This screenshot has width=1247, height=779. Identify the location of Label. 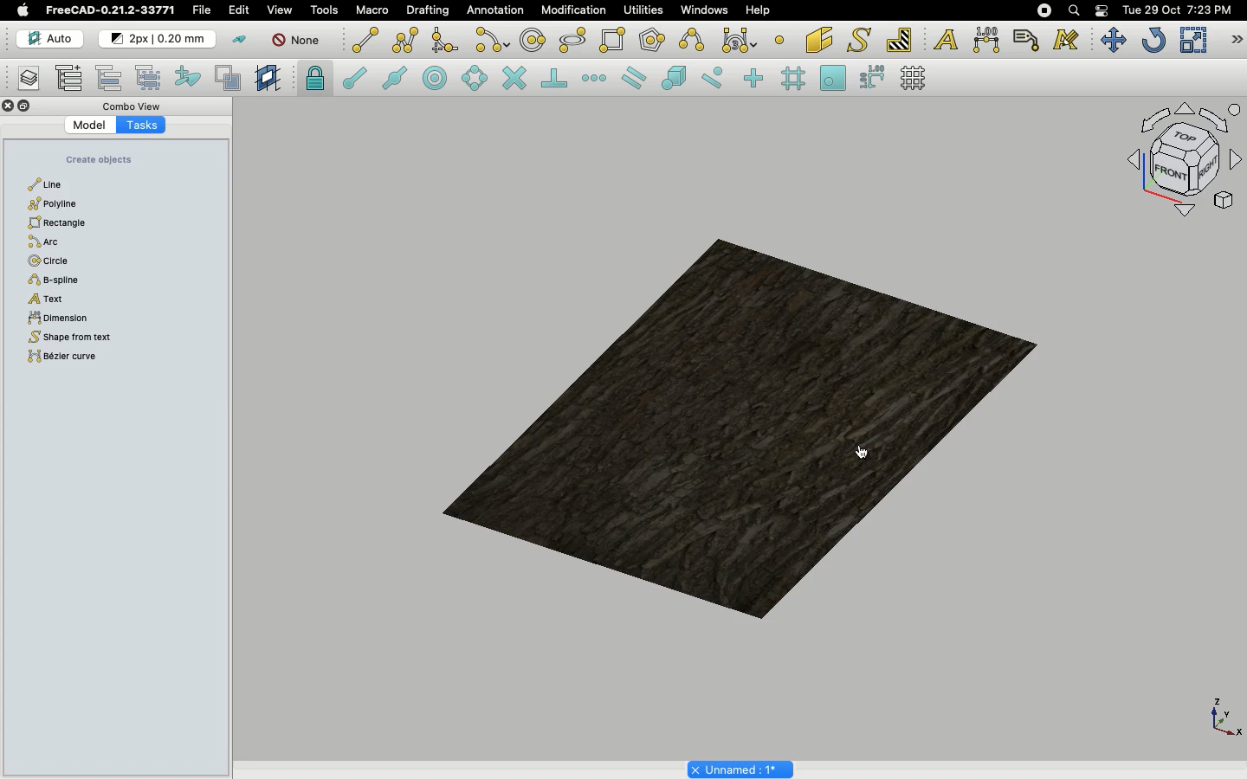
(1027, 38).